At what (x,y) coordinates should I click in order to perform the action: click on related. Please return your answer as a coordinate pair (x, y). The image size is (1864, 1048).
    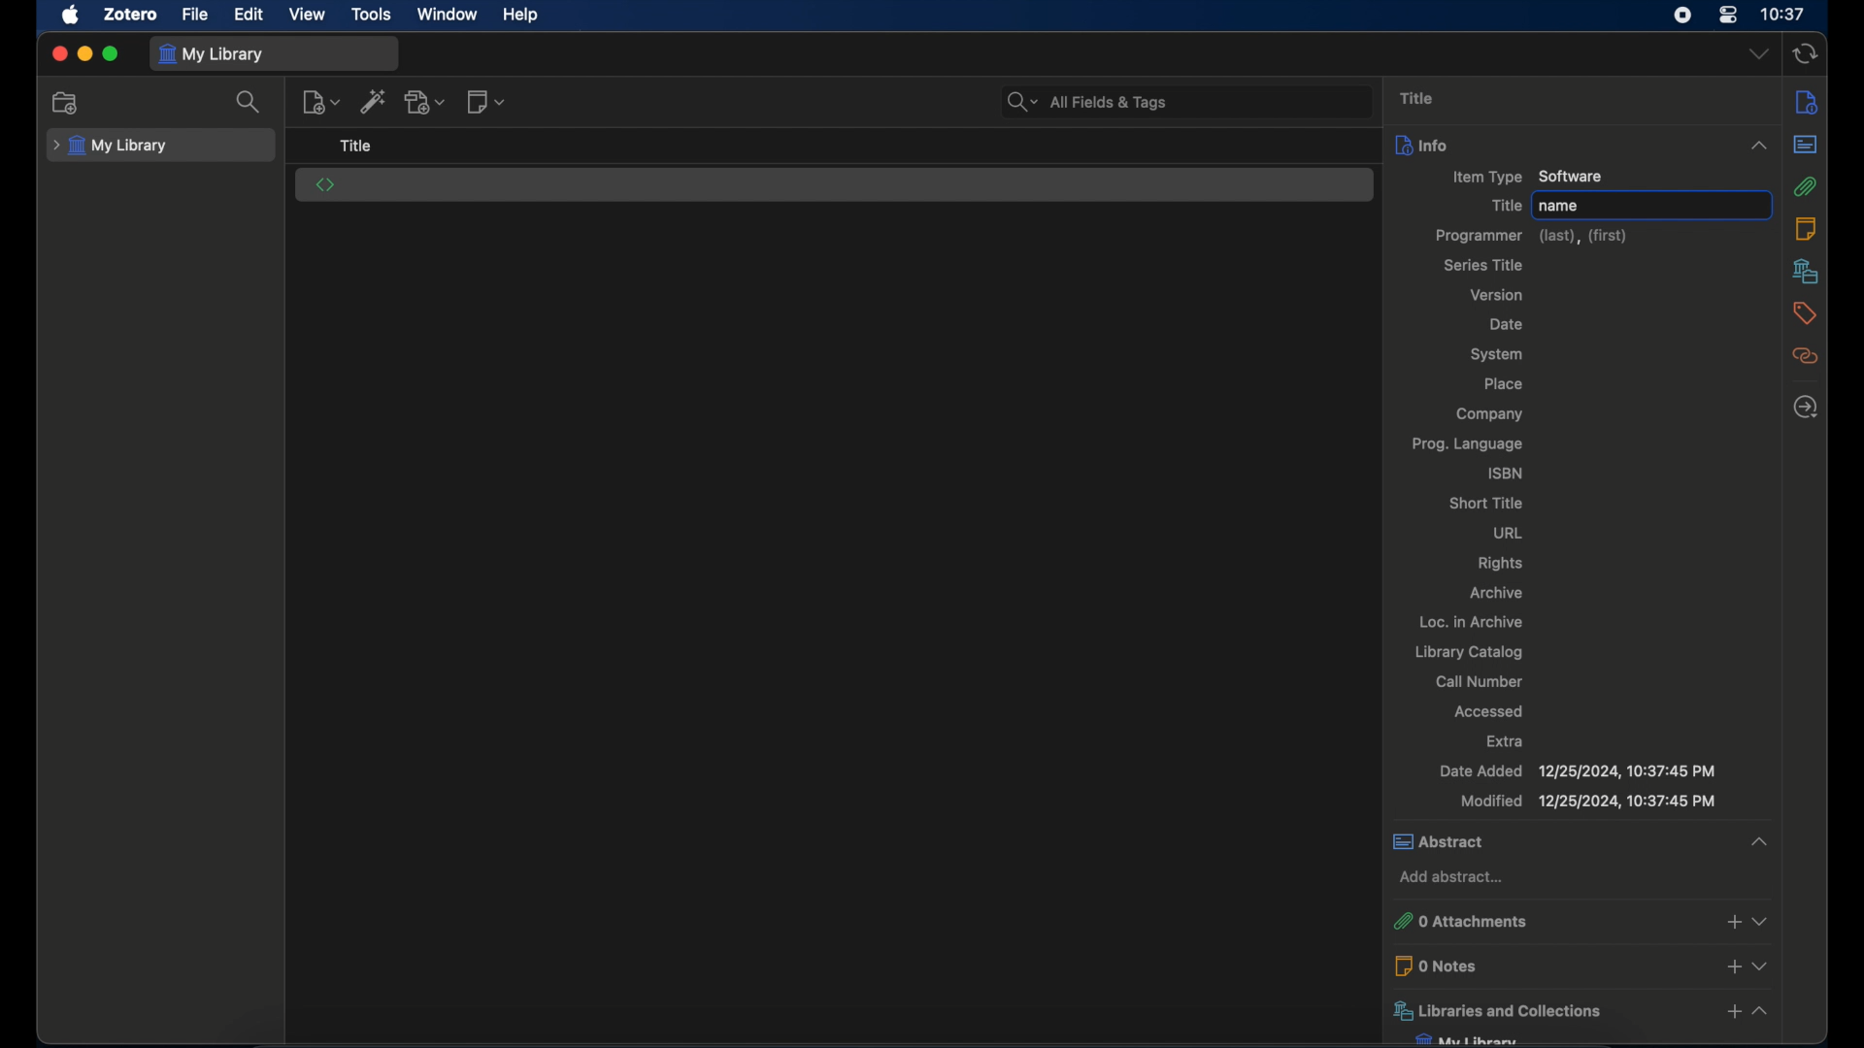
    Looking at the image, I should click on (1805, 356).